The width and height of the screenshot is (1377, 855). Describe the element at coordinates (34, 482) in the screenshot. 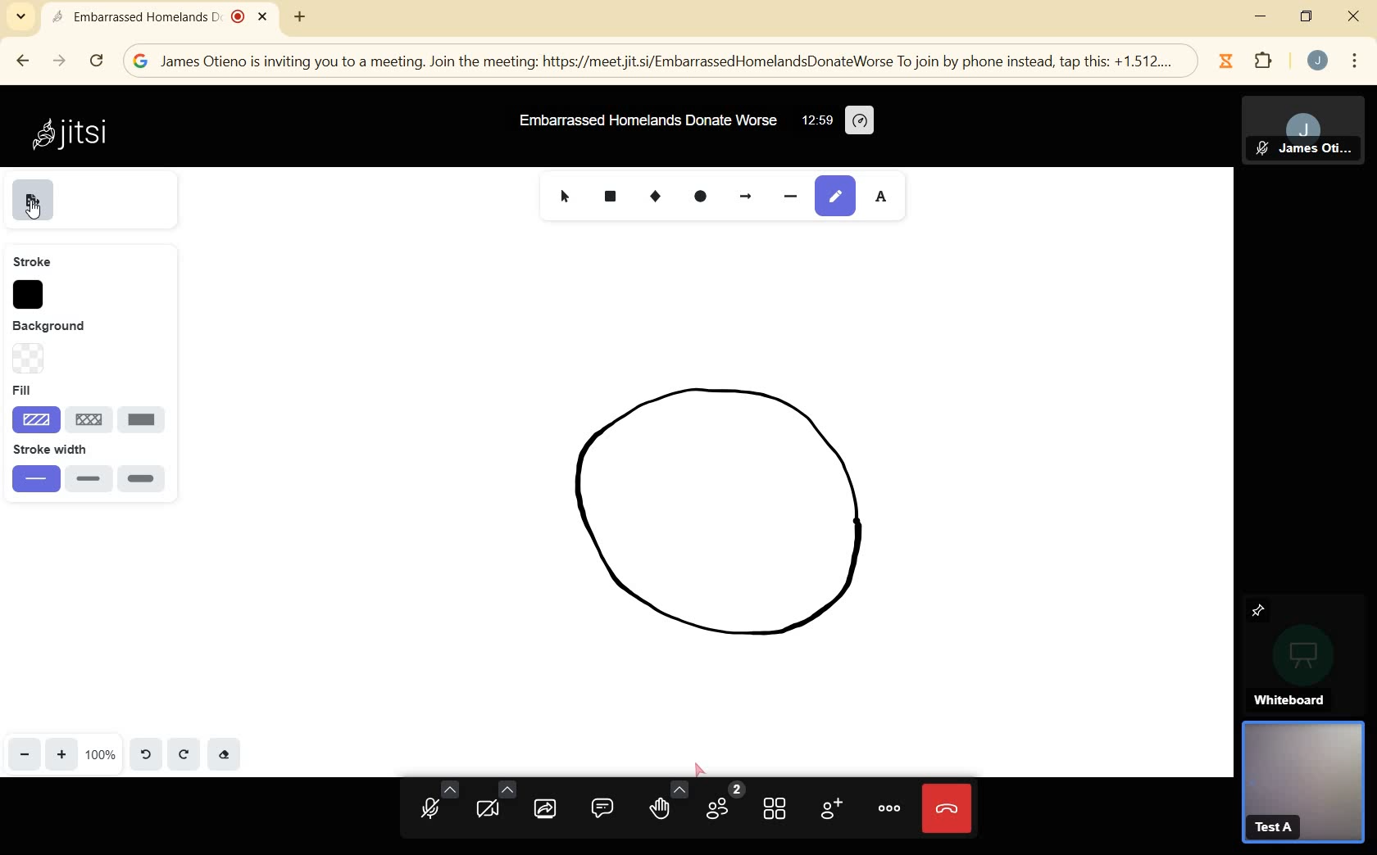

I see `small` at that location.